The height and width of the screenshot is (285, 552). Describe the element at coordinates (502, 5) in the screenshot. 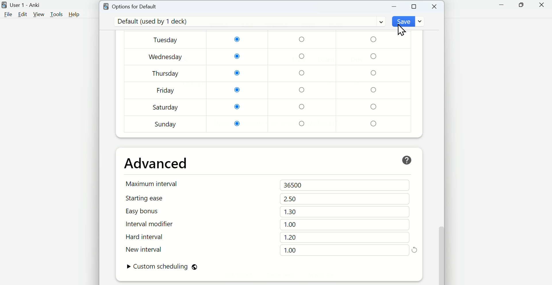

I see `Minimize` at that location.